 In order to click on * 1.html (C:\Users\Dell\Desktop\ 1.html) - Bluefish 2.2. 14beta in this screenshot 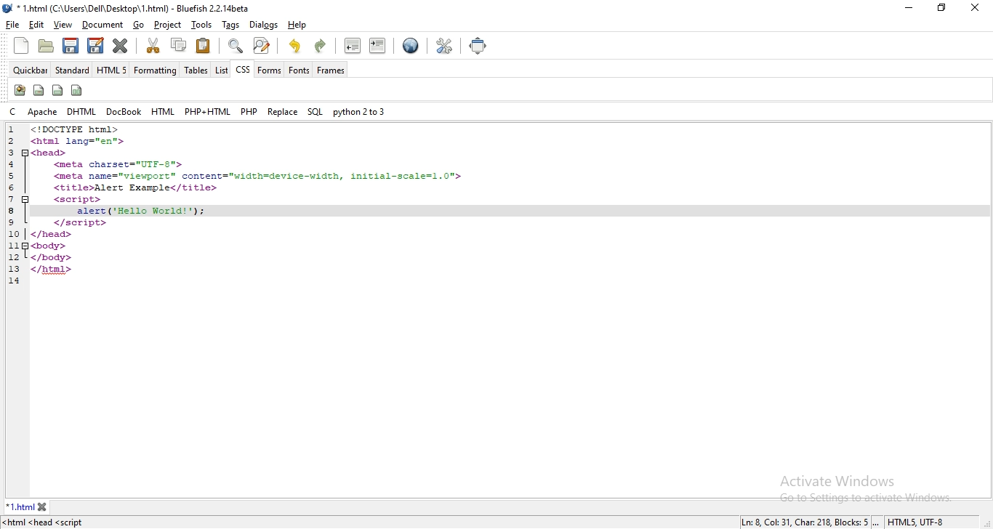, I will do `click(138, 9)`.